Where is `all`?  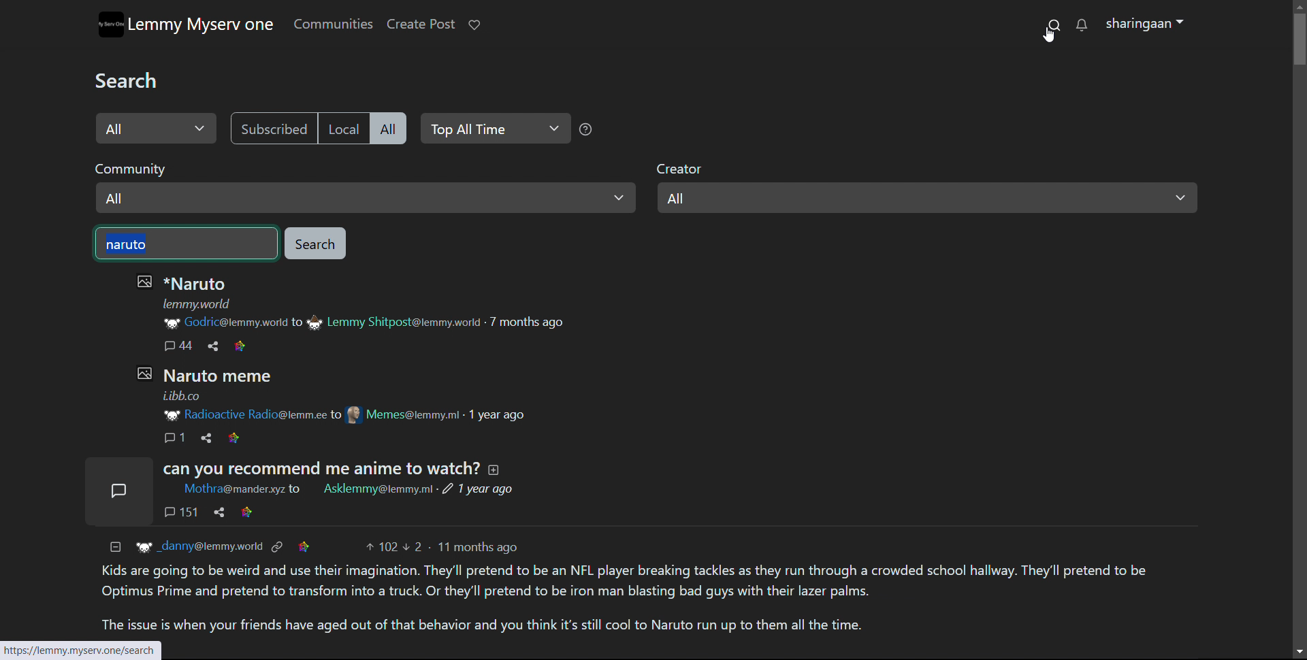
all is located at coordinates (388, 128).